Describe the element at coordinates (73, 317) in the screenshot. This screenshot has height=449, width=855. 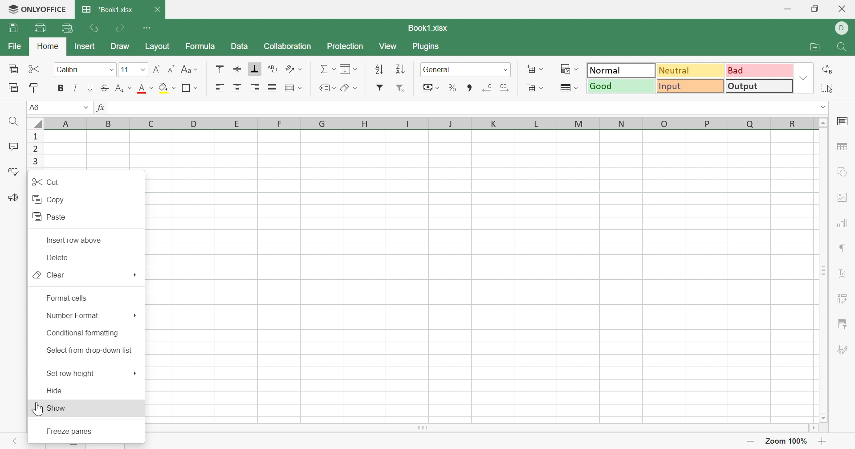
I see `Number format` at that location.